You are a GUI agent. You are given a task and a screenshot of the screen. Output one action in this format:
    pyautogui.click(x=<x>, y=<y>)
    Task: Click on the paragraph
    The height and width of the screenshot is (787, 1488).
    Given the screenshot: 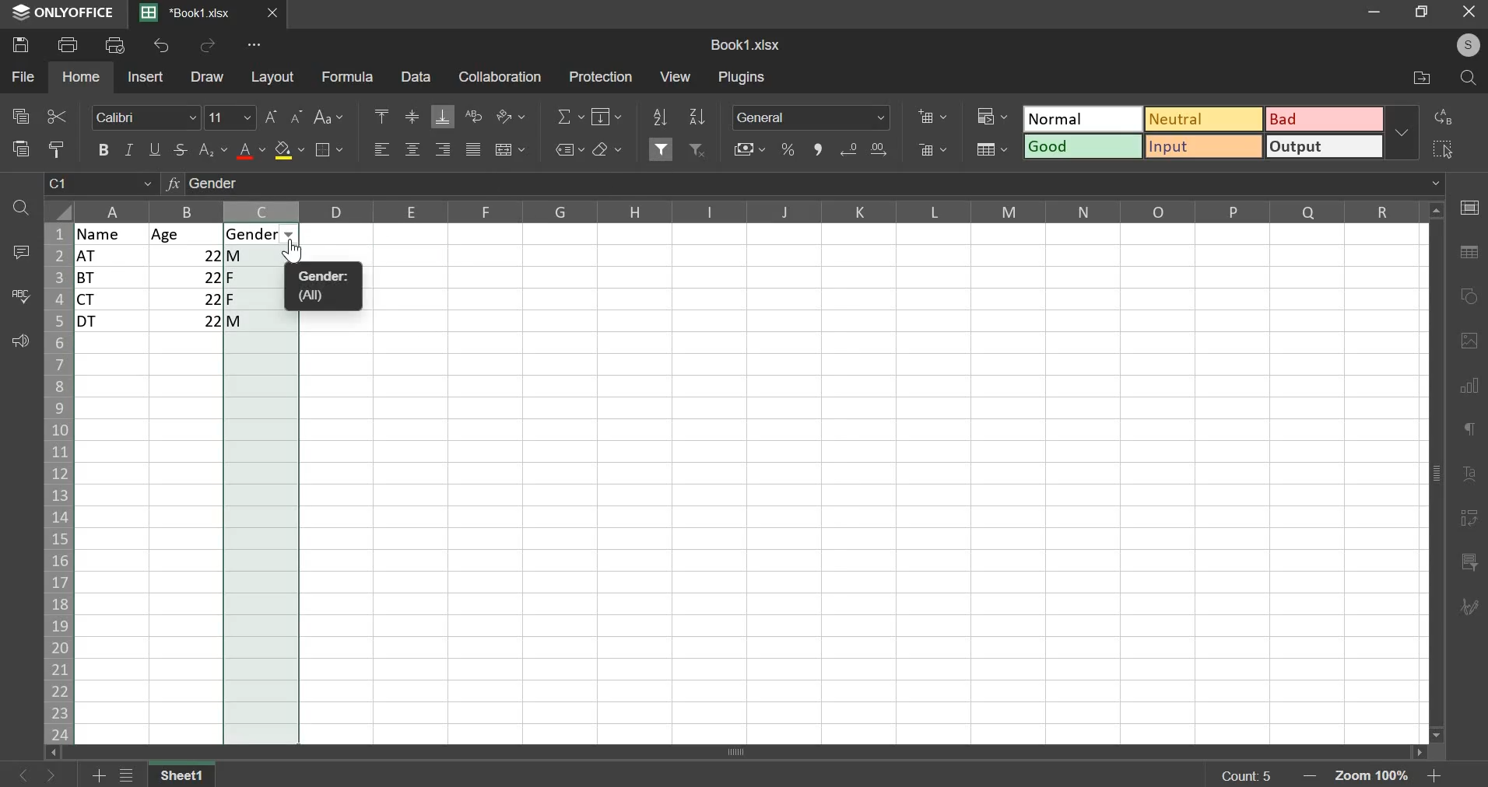 What is the action you would take?
    pyautogui.click(x=1466, y=429)
    